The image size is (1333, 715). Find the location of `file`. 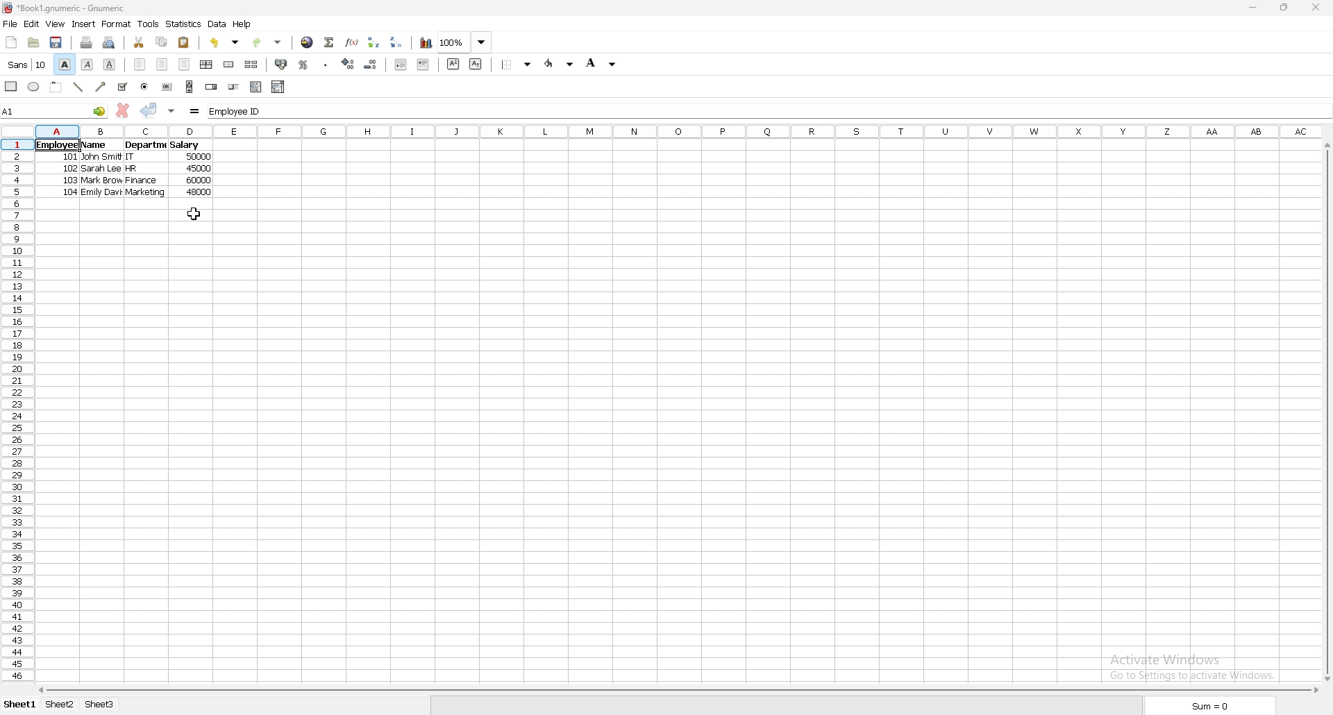

file is located at coordinates (10, 23).